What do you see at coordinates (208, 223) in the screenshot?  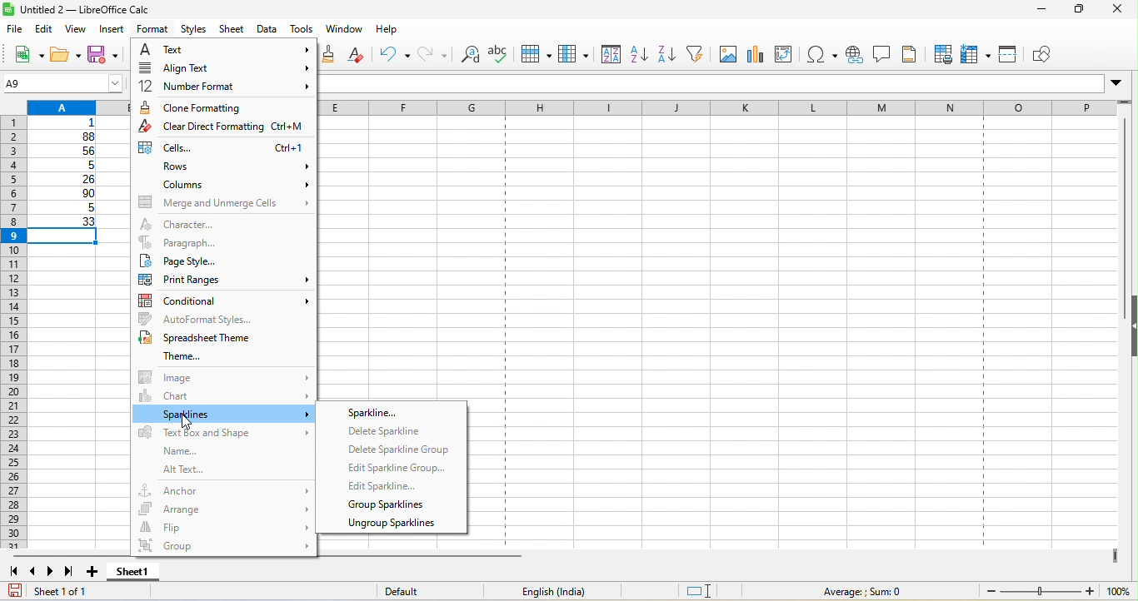 I see `character` at bounding box center [208, 223].